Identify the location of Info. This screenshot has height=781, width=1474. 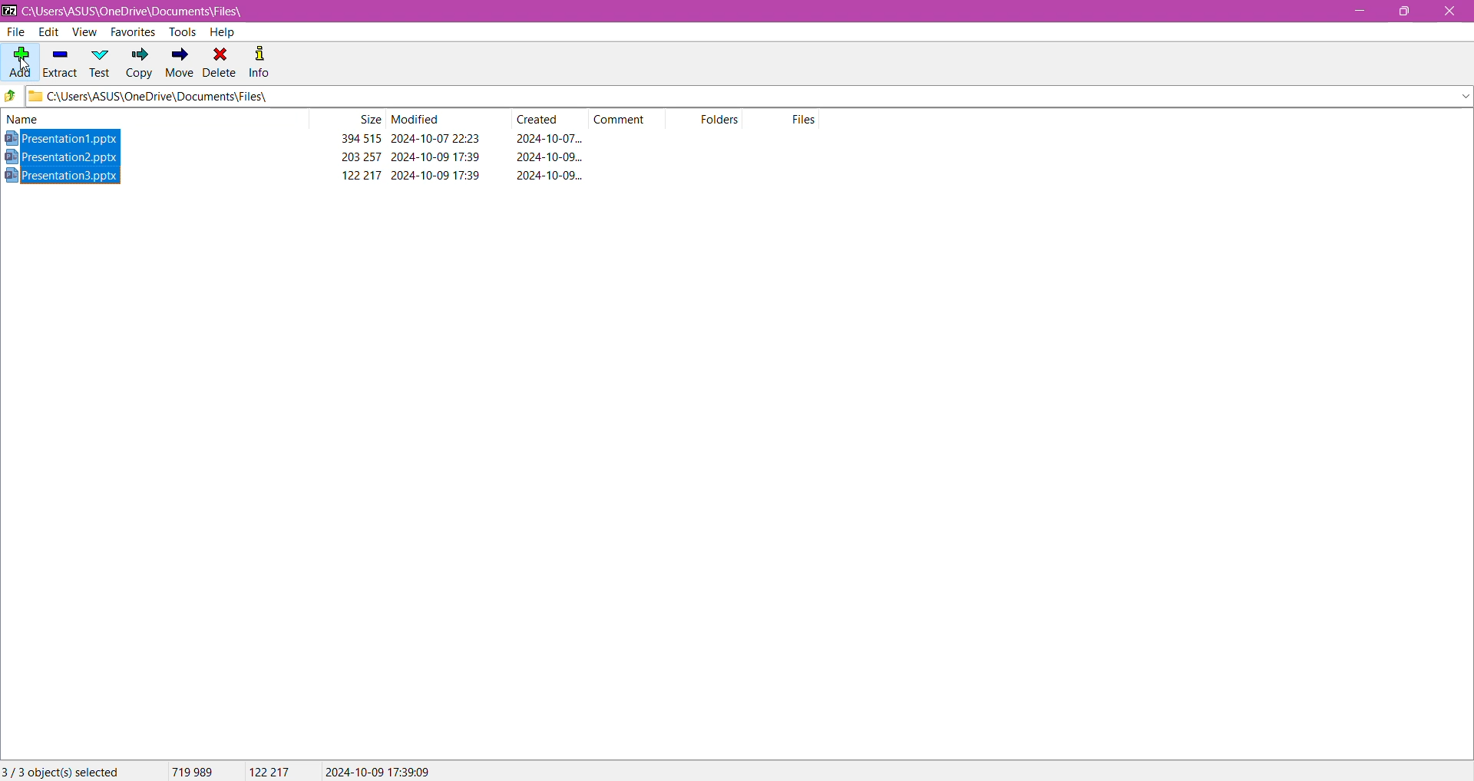
(260, 61).